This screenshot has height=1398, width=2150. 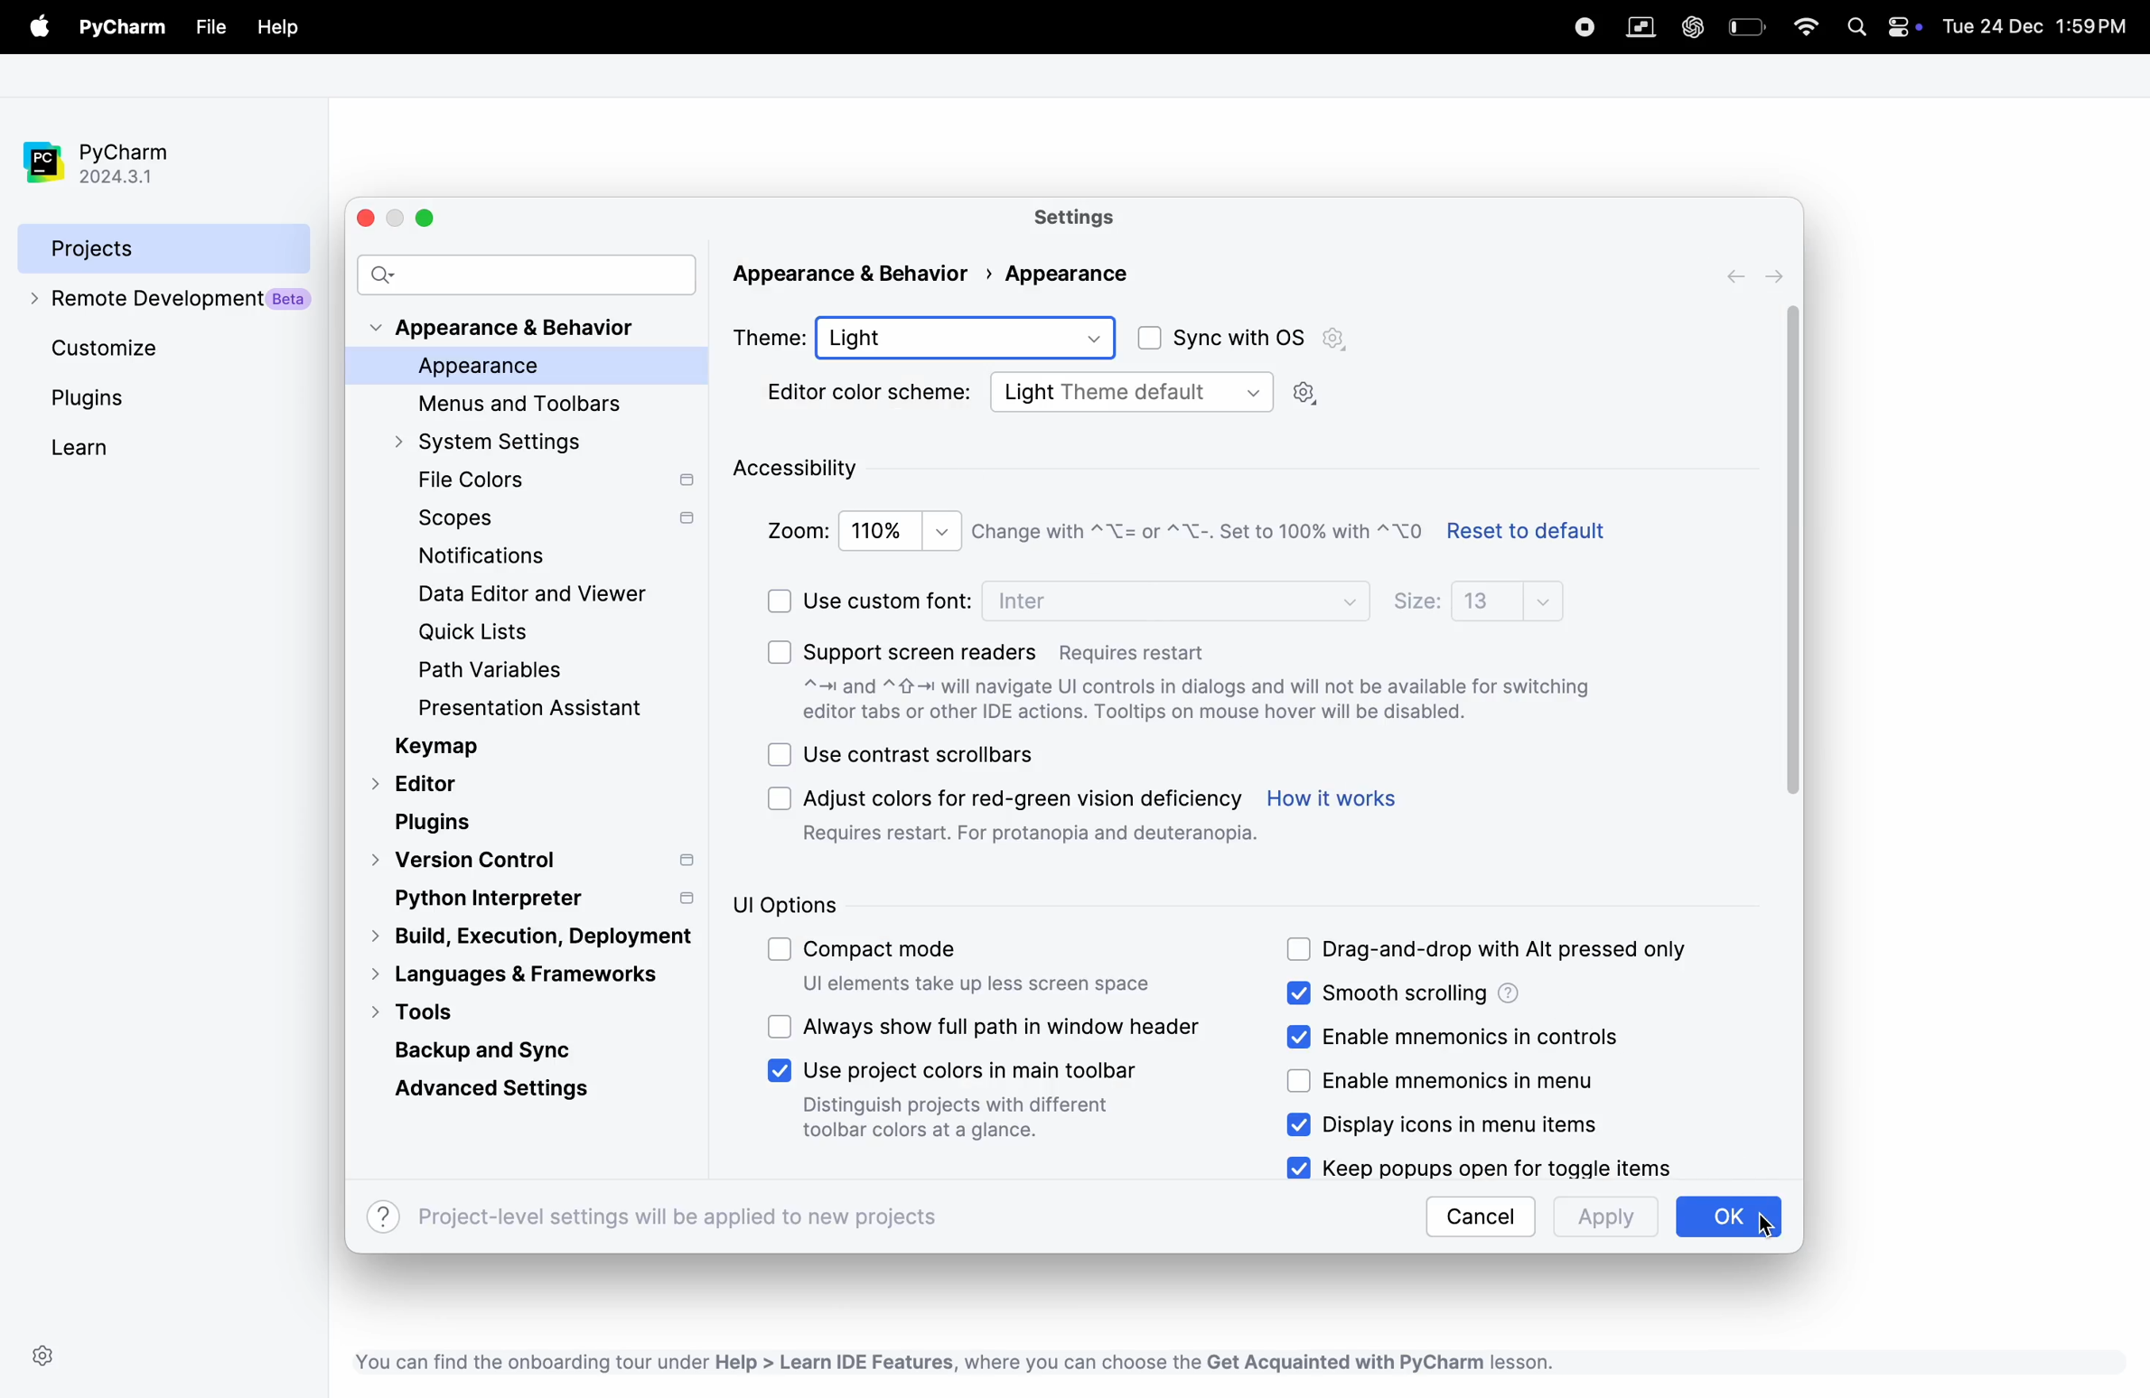 What do you see at coordinates (779, 757) in the screenshot?
I see `check boxes` at bounding box center [779, 757].